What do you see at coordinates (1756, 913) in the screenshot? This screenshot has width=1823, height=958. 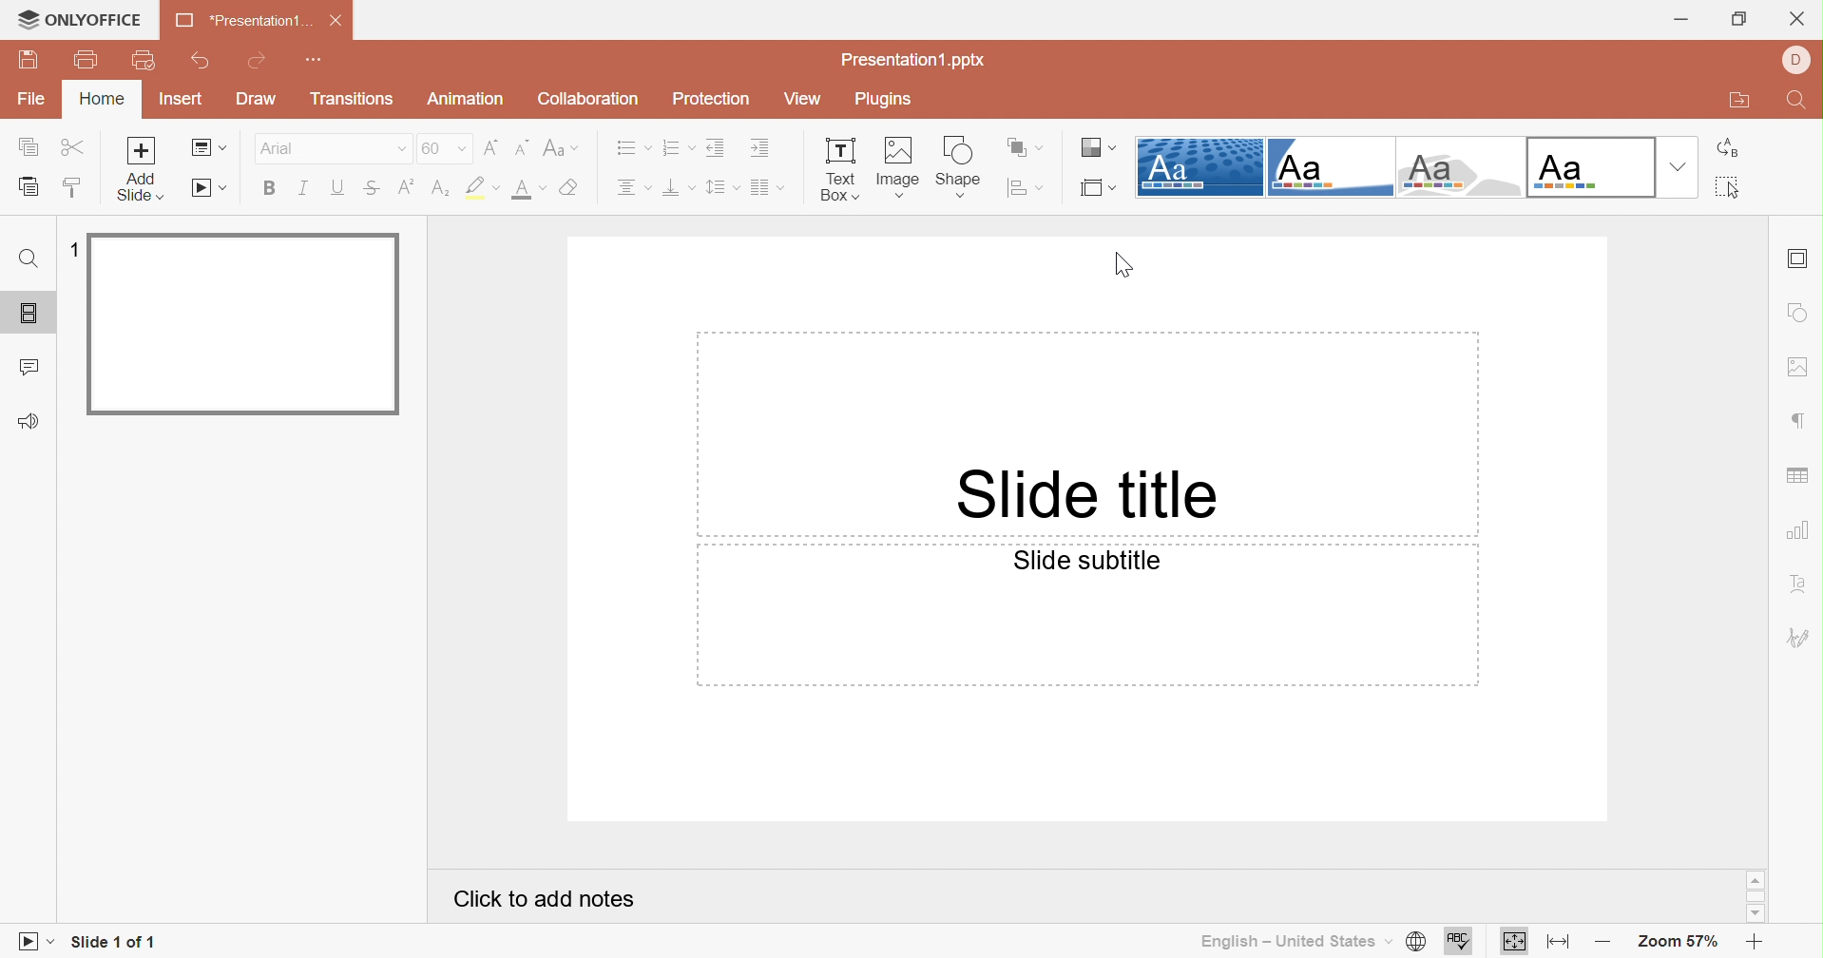 I see `Scroll down` at bounding box center [1756, 913].